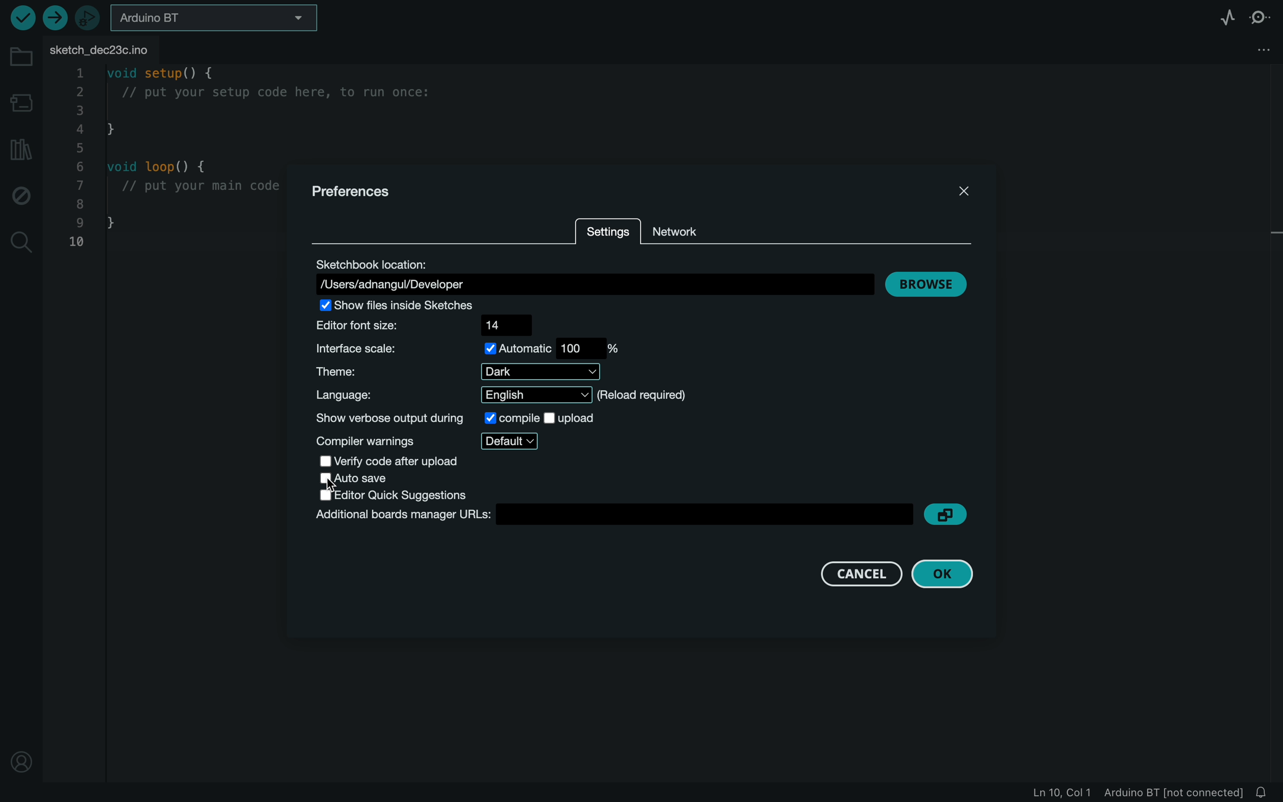 Image resolution: width=1283 pixels, height=802 pixels. What do you see at coordinates (23, 58) in the screenshot?
I see `folder` at bounding box center [23, 58].